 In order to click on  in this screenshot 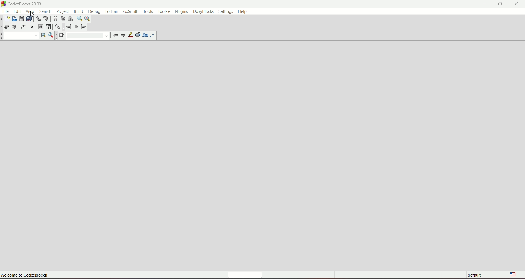, I will do `click(40, 26)`.